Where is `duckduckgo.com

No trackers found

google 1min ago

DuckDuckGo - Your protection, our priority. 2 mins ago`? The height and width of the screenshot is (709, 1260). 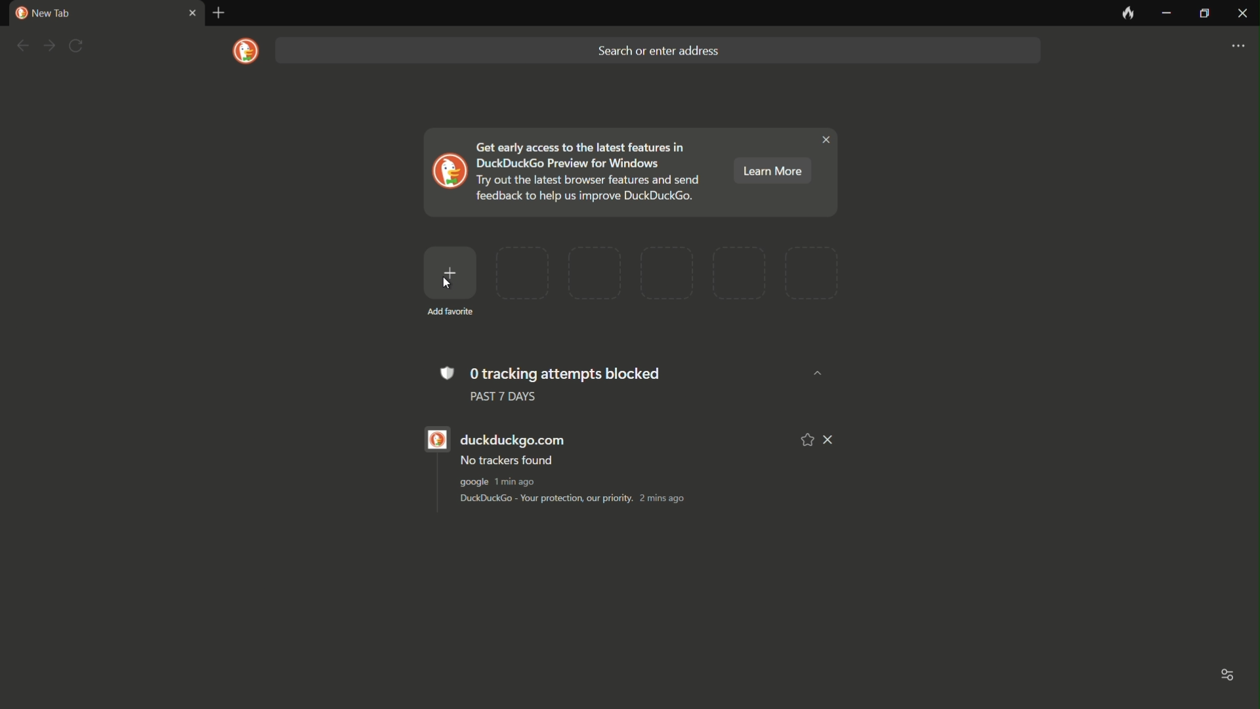 duckduckgo.com

No trackers found

google 1min ago

DuckDuckGo - Your protection, our priority. 2 mins ago is located at coordinates (608, 469).